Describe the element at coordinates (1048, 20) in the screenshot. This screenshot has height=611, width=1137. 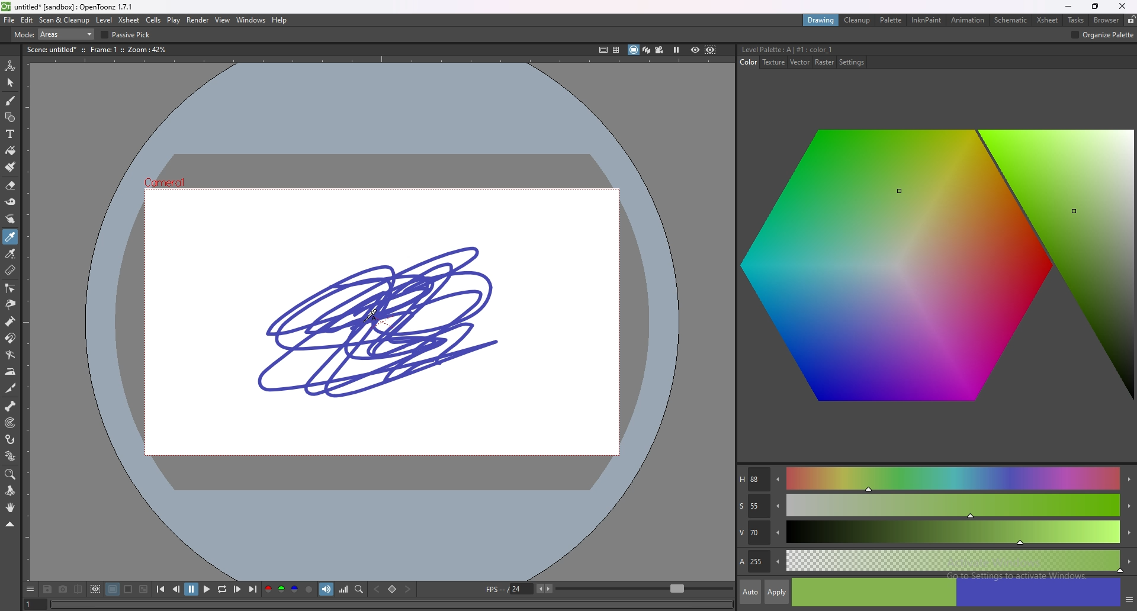
I see `xsheet` at that location.